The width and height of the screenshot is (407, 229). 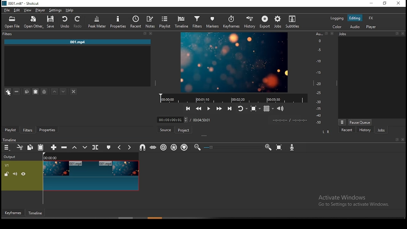 What do you see at coordinates (234, 61) in the screenshot?
I see `preview` at bounding box center [234, 61].